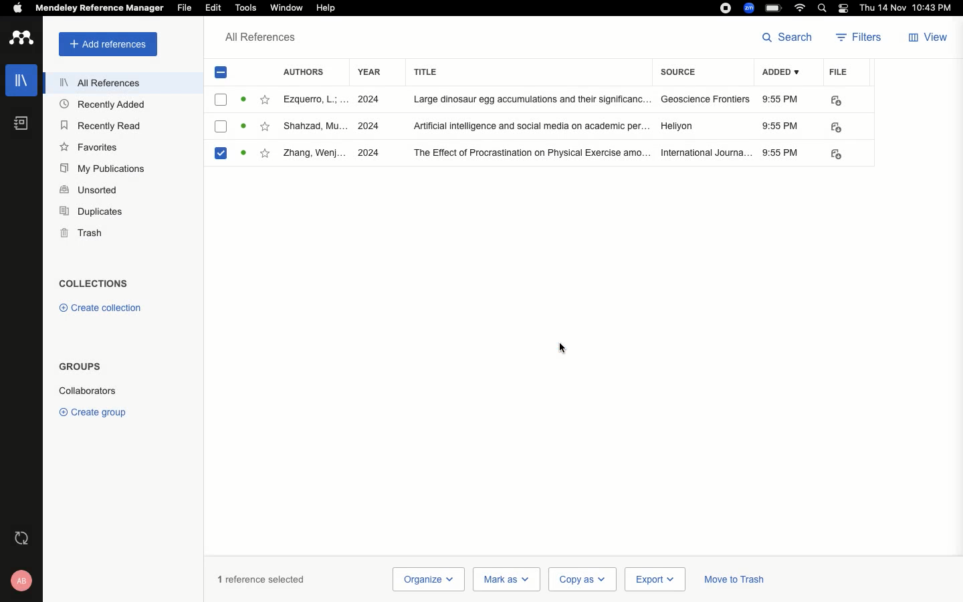 The height and width of the screenshot is (602, 963). I want to click on Create collection, so click(98, 308).